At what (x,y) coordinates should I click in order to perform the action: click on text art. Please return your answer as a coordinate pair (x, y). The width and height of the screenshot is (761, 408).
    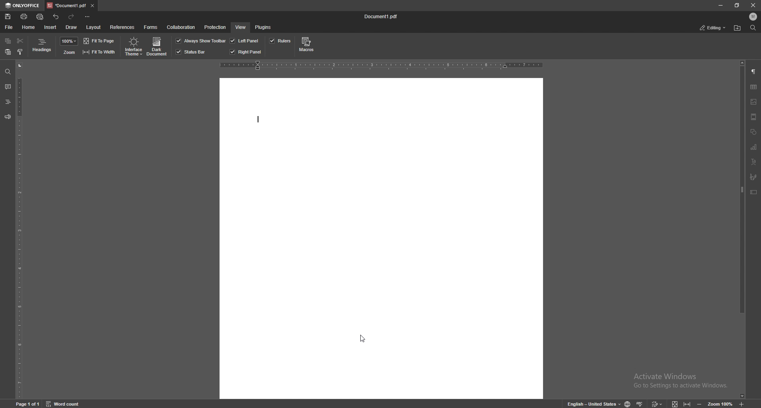
    Looking at the image, I should click on (753, 162).